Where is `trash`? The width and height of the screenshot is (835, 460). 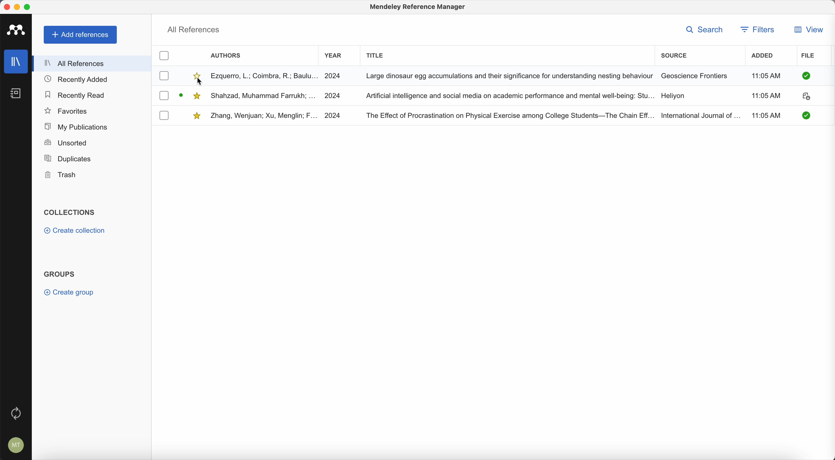
trash is located at coordinates (61, 175).